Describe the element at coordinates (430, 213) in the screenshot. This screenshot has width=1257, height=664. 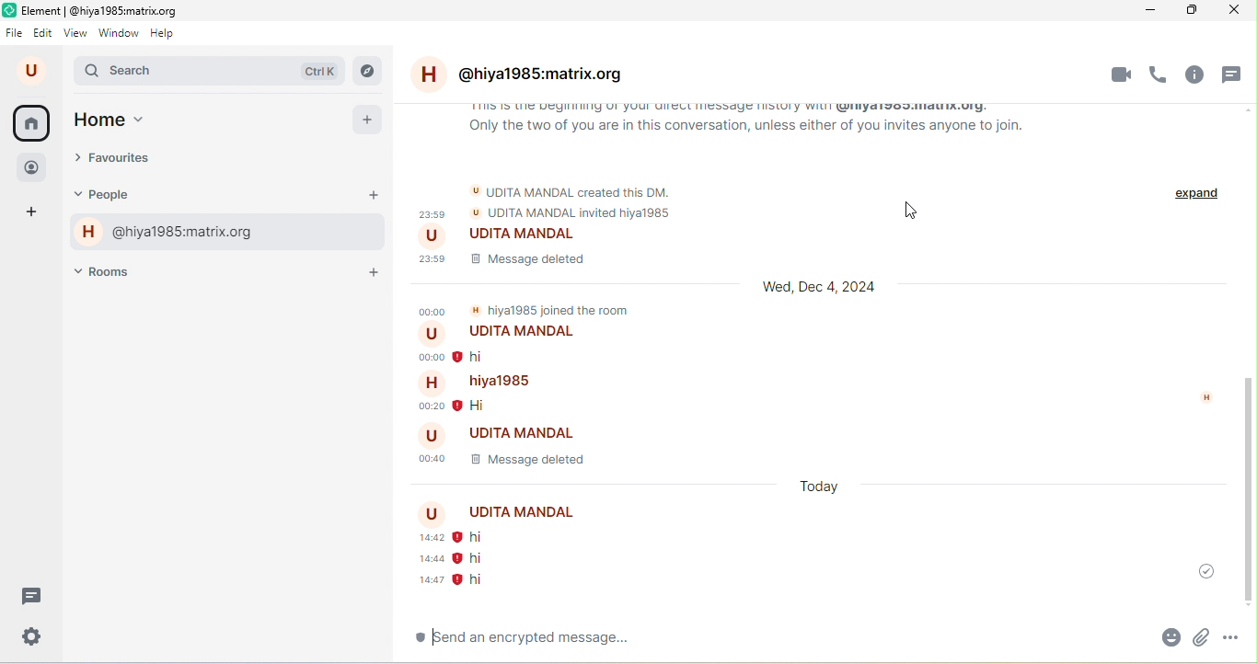
I see `23.59` at that location.